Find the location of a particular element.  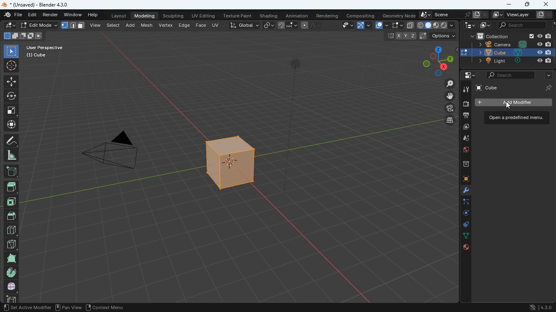

cube is located at coordinates (9, 299).